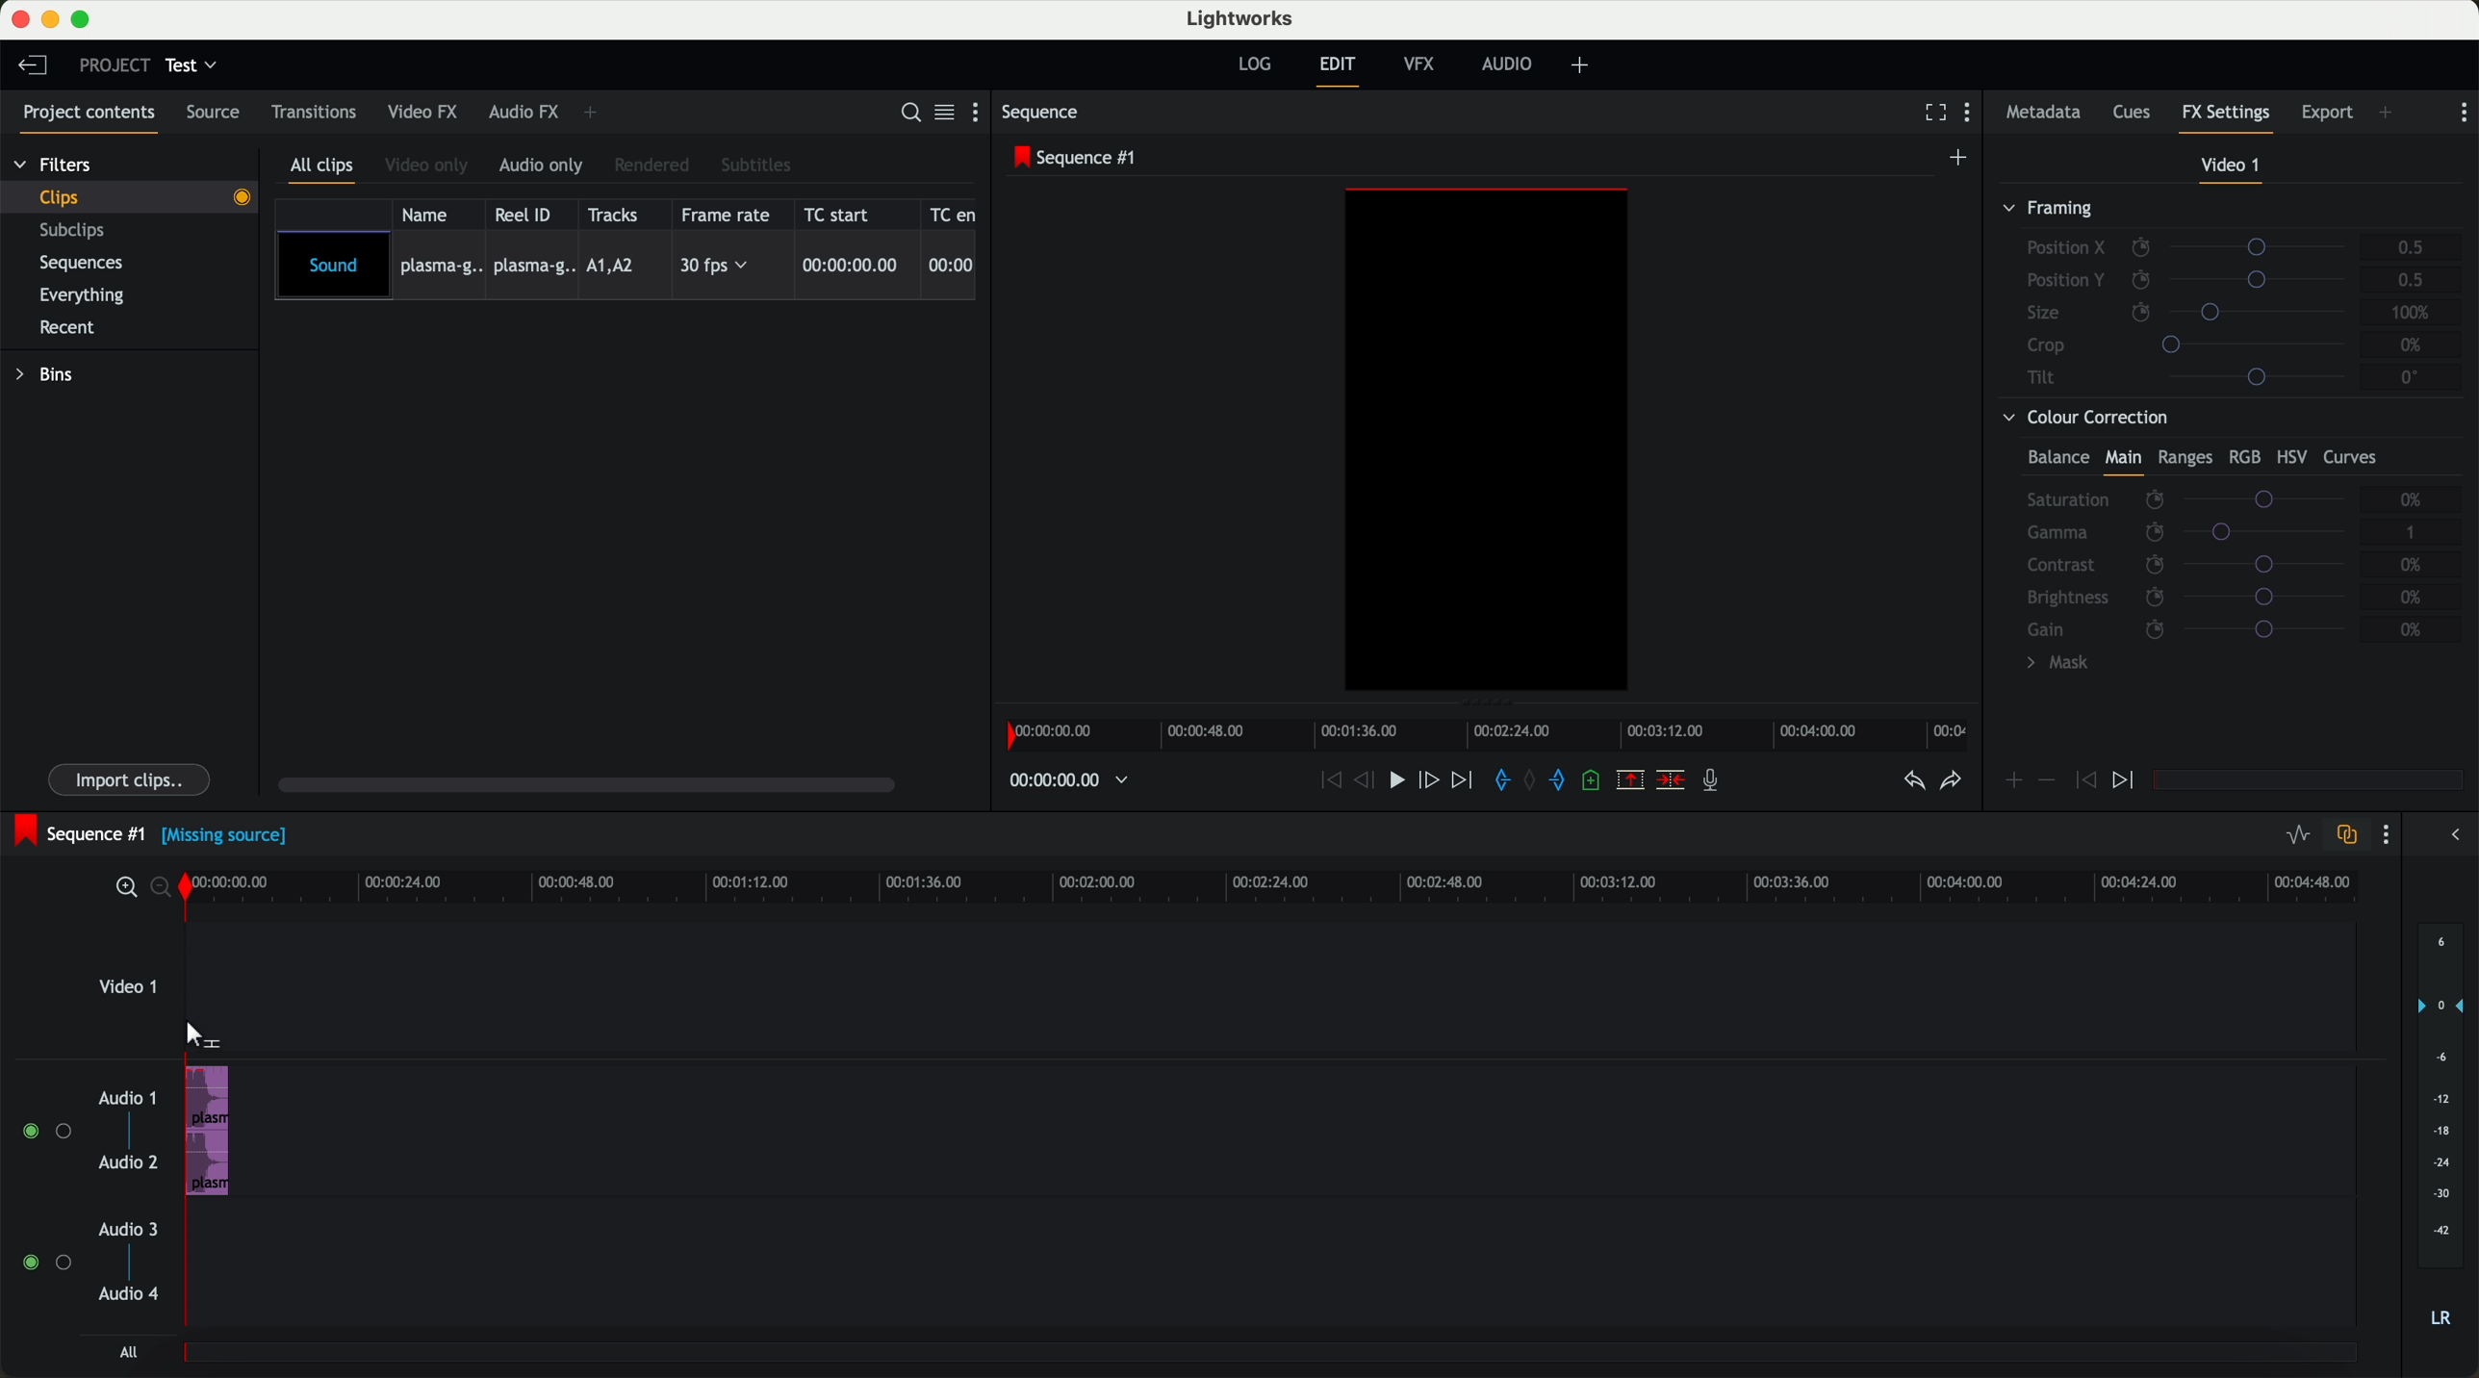 The height and width of the screenshot is (1378, 2479). I want to click on framing tab, so click(2229, 296).